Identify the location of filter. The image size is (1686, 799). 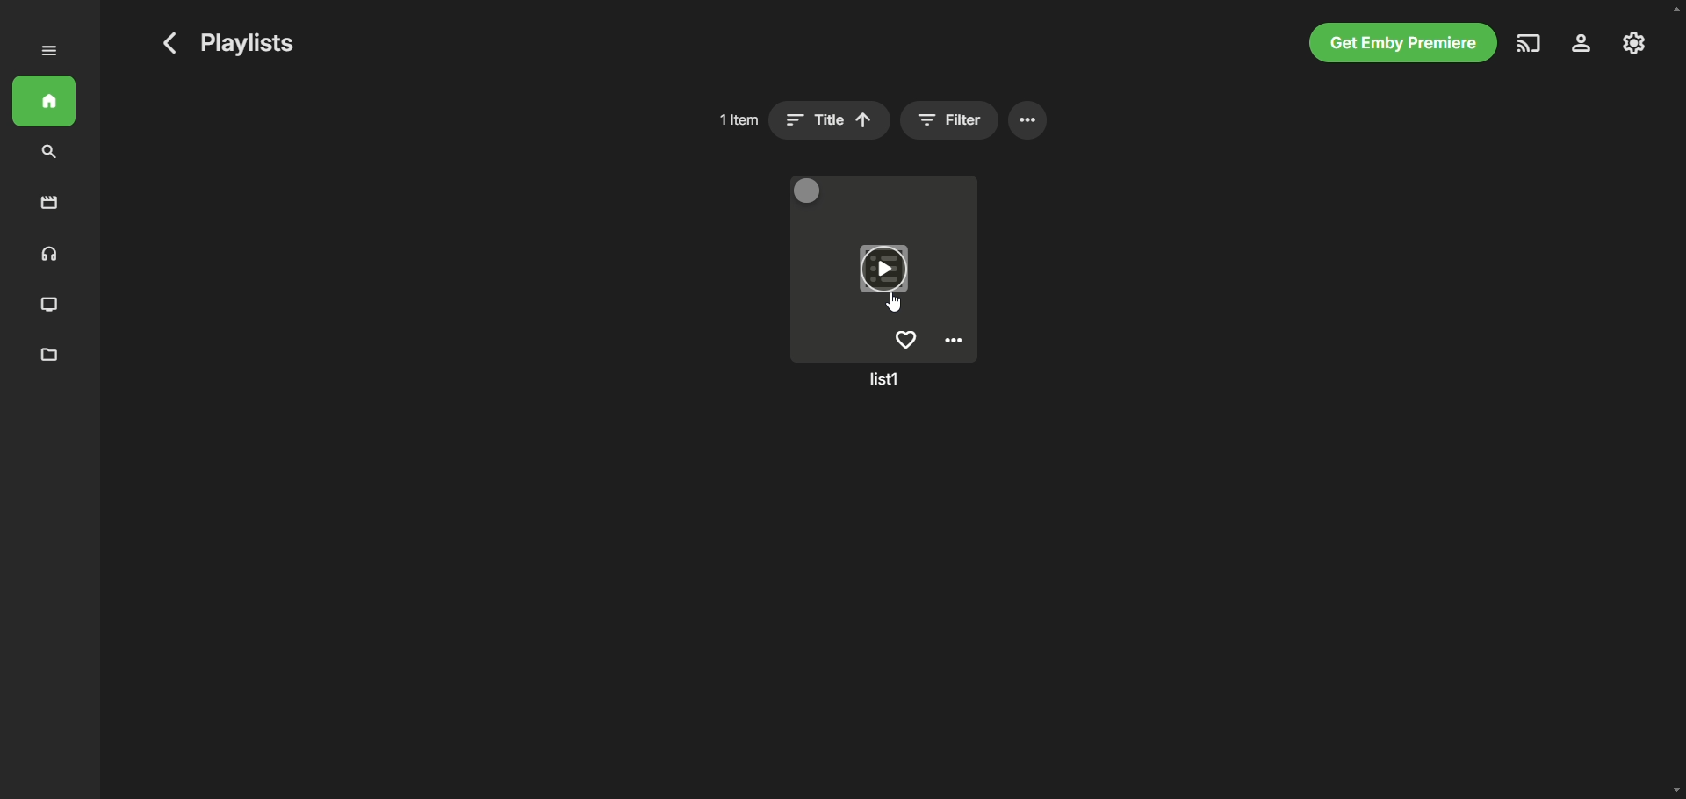
(948, 119).